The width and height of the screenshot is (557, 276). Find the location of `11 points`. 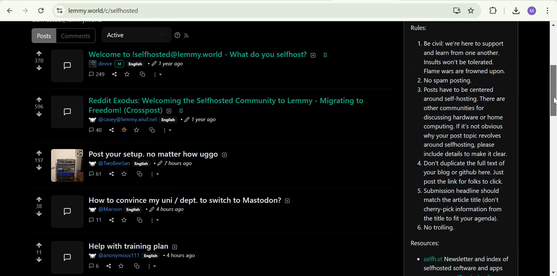

11 points is located at coordinates (39, 252).